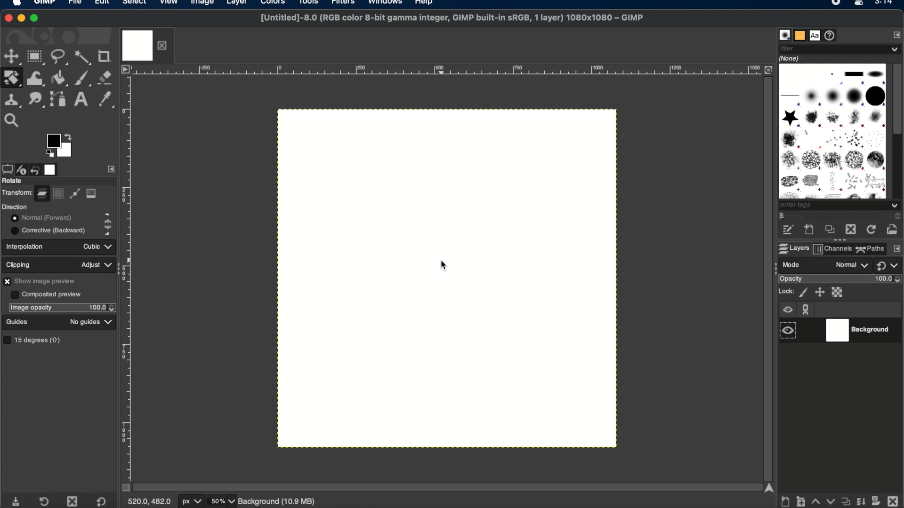 This screenshot has height=508, width=904. I want to click on image , so click(92, 194).